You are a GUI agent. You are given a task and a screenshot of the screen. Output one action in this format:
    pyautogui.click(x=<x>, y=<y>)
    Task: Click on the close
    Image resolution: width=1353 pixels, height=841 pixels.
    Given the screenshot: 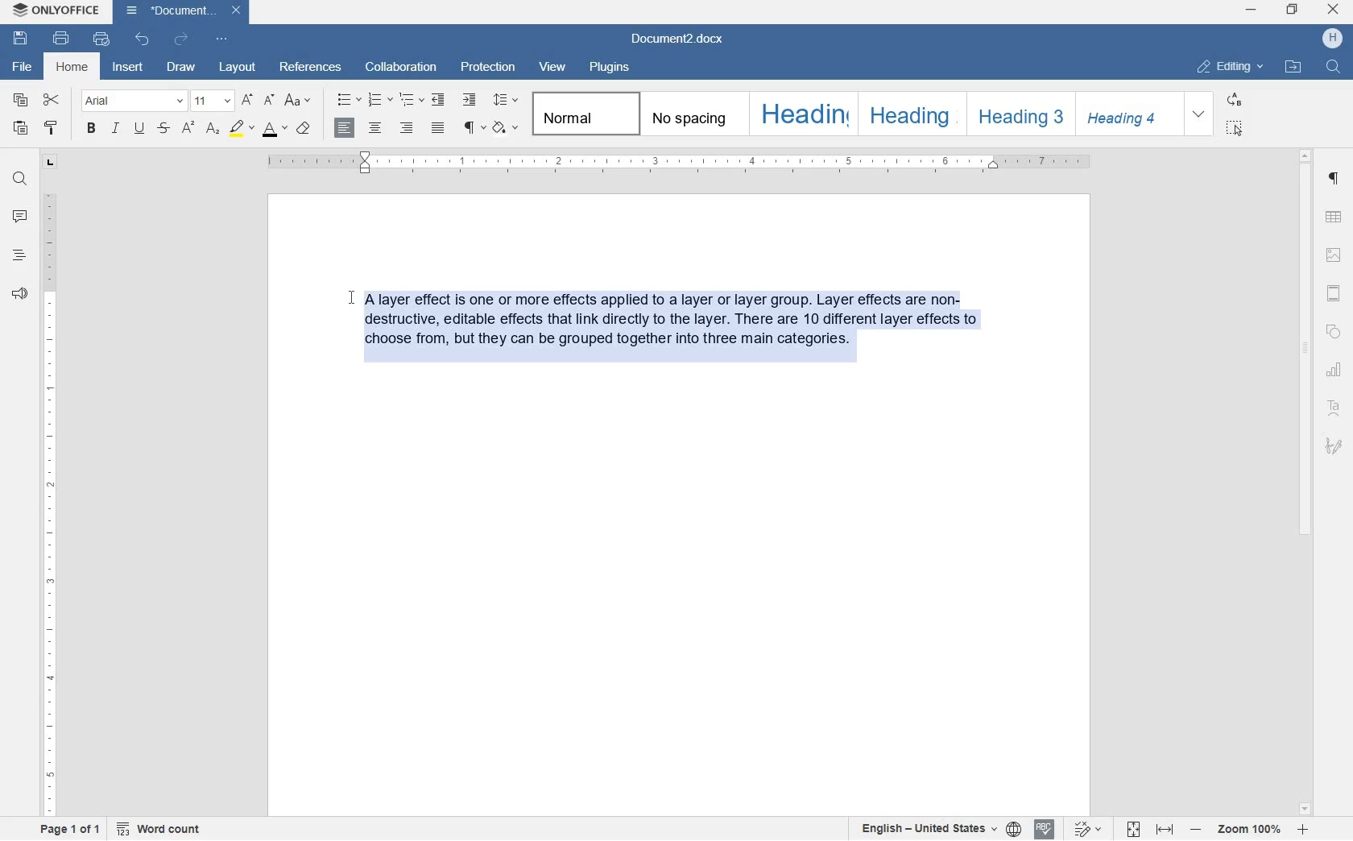 What is the action you would take?
    pyautogui.click(x=1334, y=10)
    